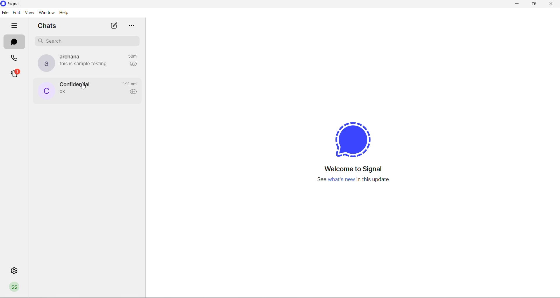 Image resolution: width=560 pixels, height=298 pixels. Describe the element at coordinates (85, 64) in the screenshot. I see `last message` at that location.